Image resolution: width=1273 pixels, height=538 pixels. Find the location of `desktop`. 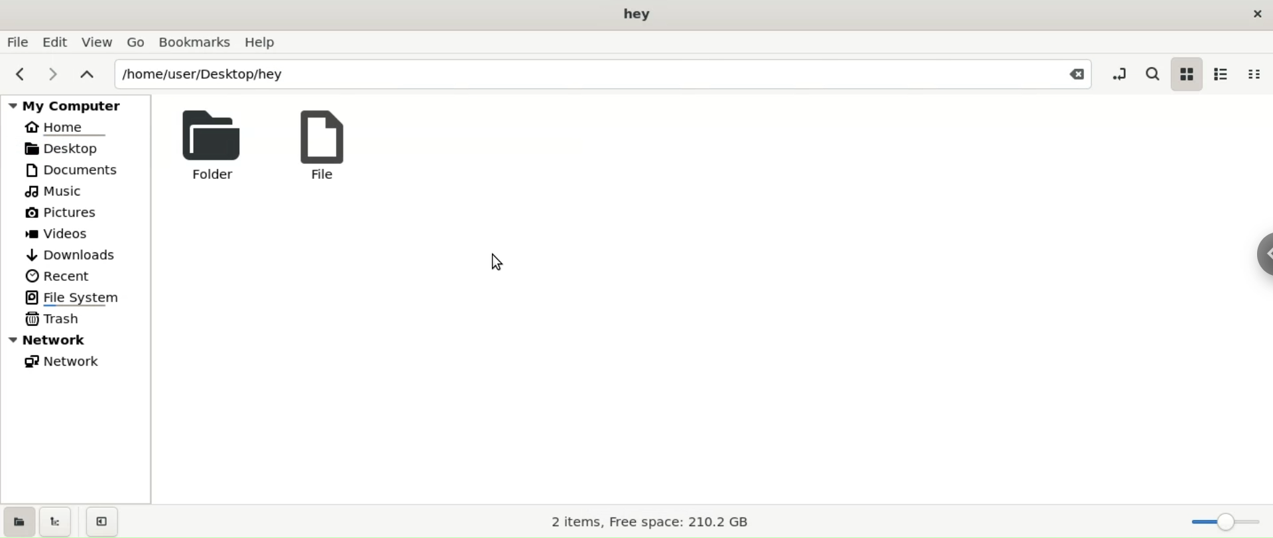

desktop is located at coordinates (70, 147).